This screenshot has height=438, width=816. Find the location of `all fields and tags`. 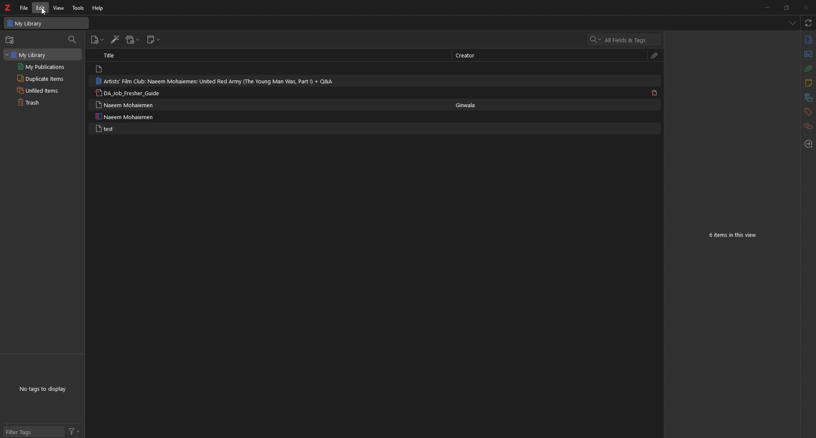

all fields and tags is located at coordinates (625, 40).